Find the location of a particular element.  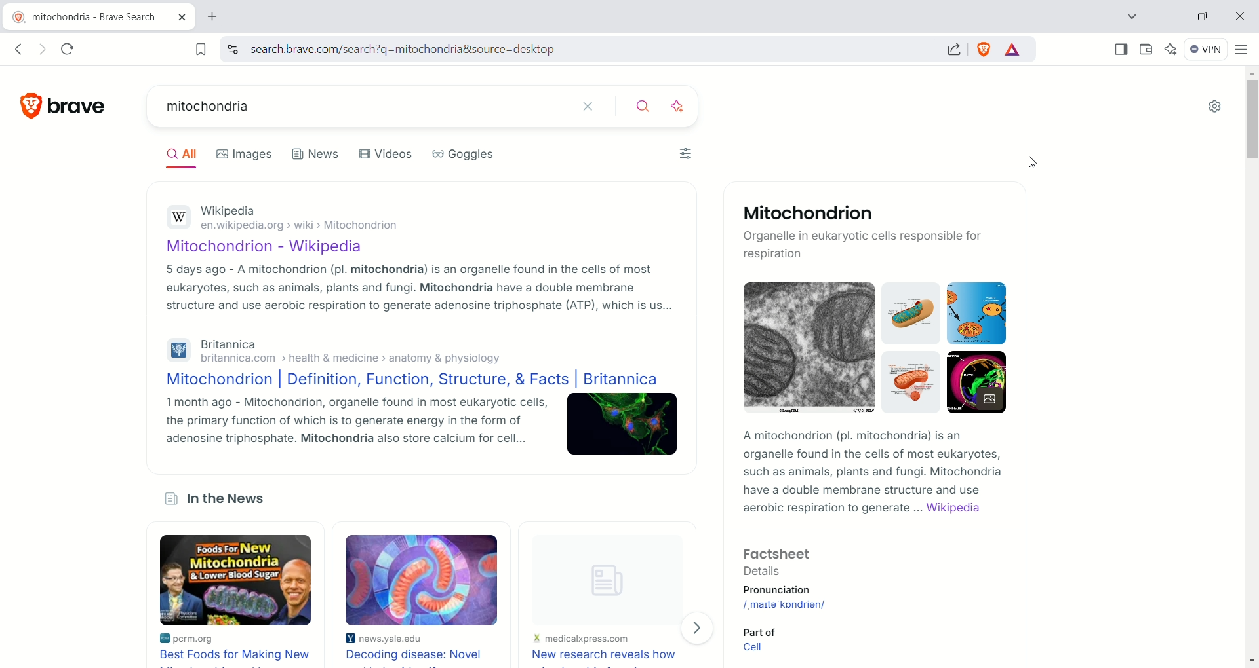

Image is located at coordinates (604, 585).